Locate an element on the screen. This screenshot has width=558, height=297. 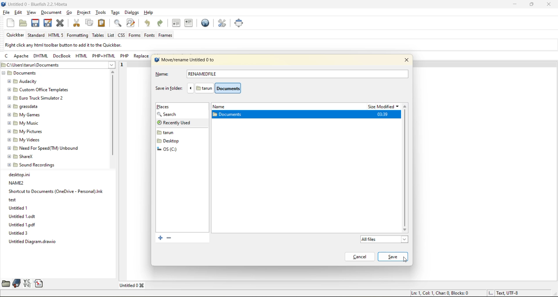
php is located at coordinates (126, 57).